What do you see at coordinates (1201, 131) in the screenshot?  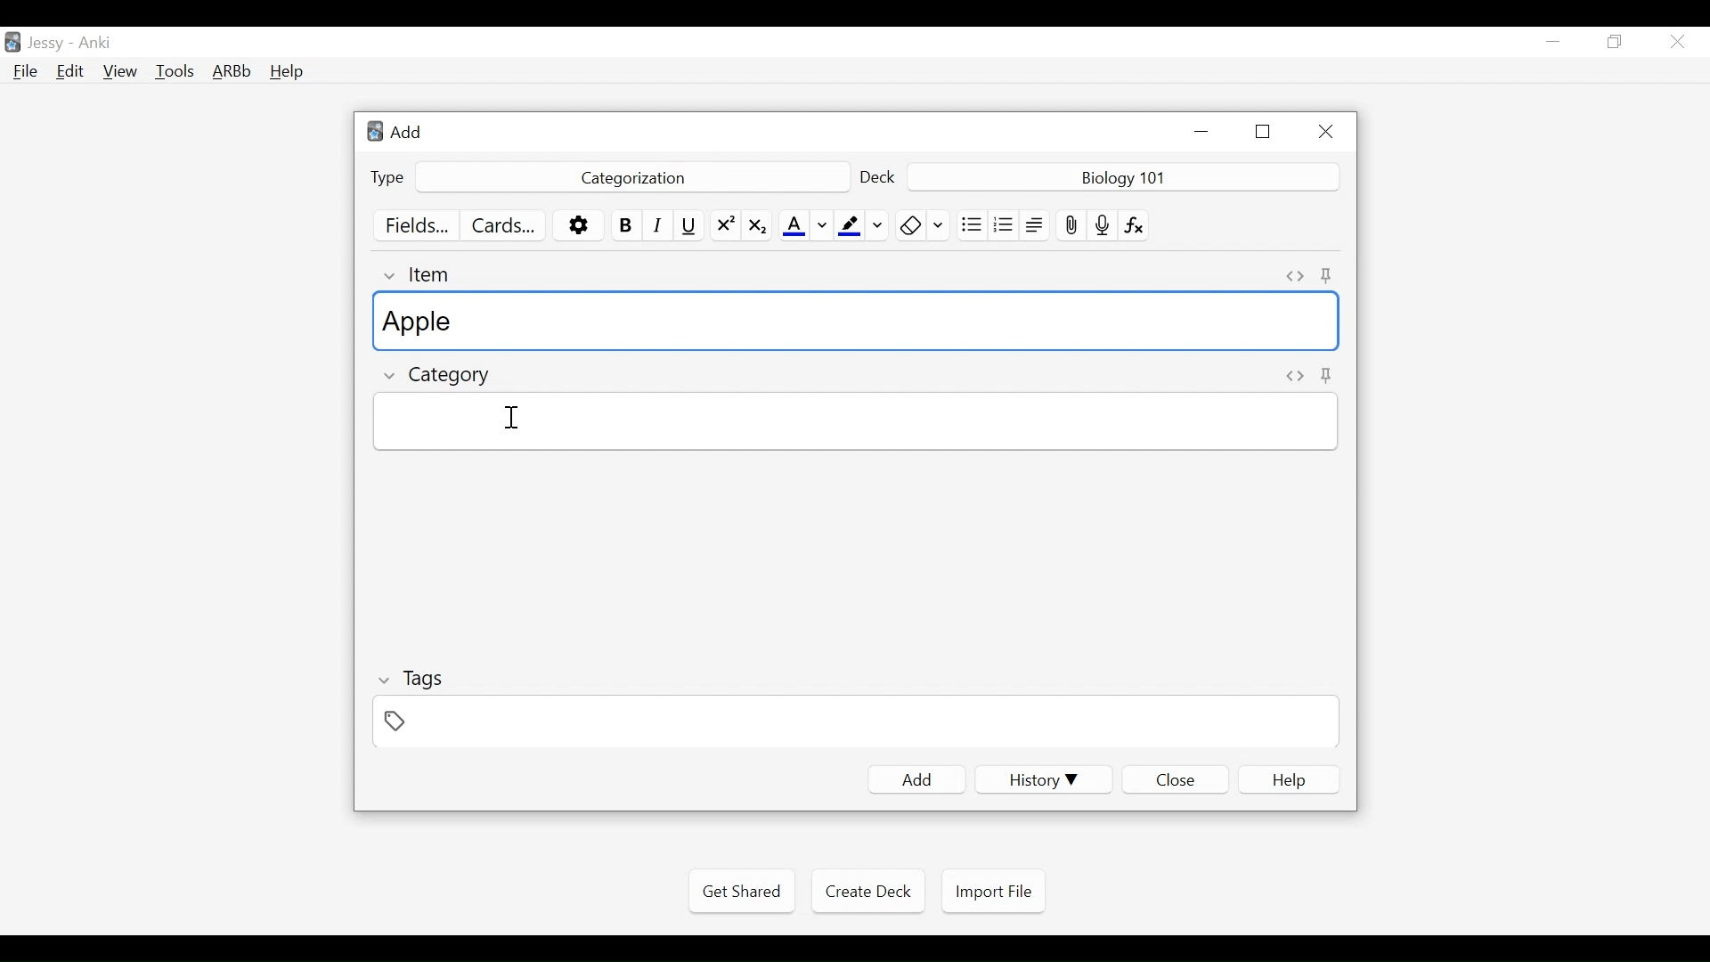 I see `minimize` at bounding box center [1201, 131].